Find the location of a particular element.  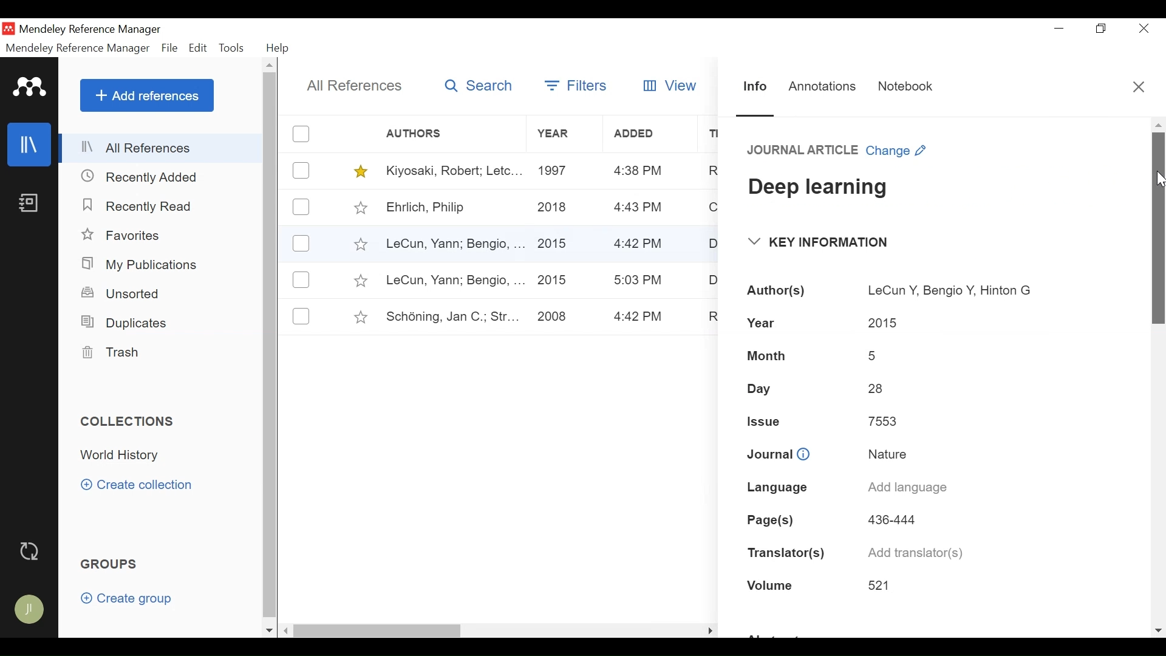

Toggle Favorites is located at coordinates (360, 207).